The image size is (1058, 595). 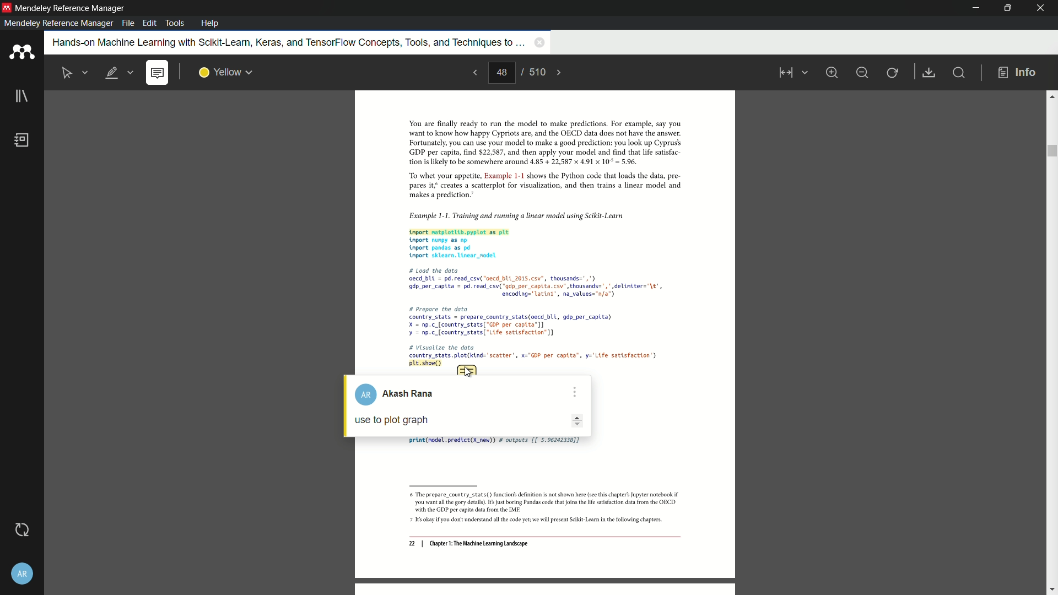 What do you see at coordinates (862, 73) in the screenshot?
I see `minimize` at bounding box center [862, 73].